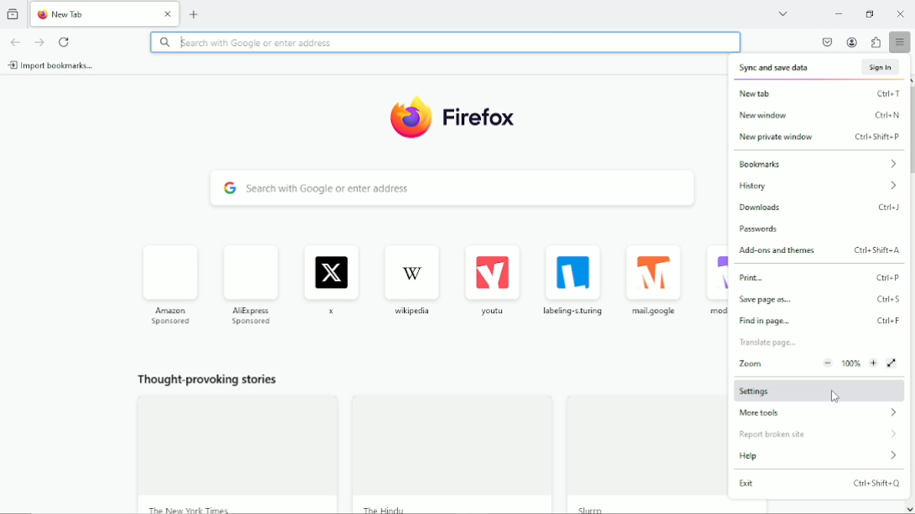 The height and width of the screenshot is (514, 915). Describe the element at coordinates (872, 14) in the screenshot. I see `Restore down` at that location.